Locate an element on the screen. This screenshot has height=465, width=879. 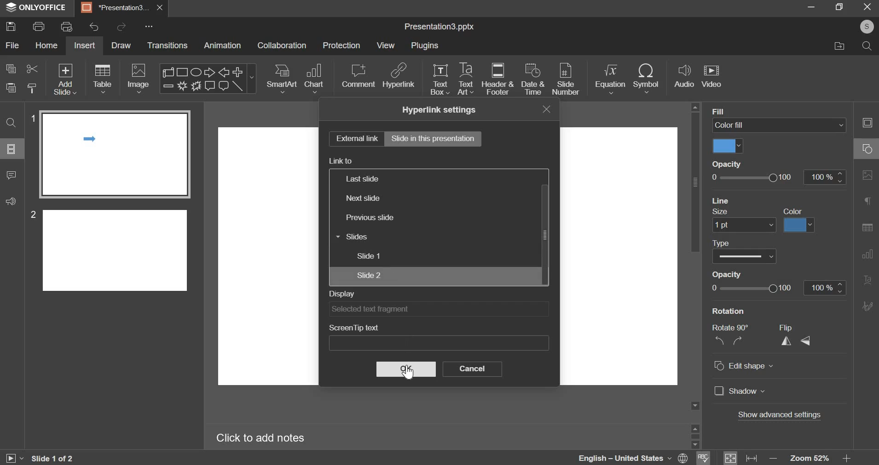
scroll up is located at coordinates (695, 427).